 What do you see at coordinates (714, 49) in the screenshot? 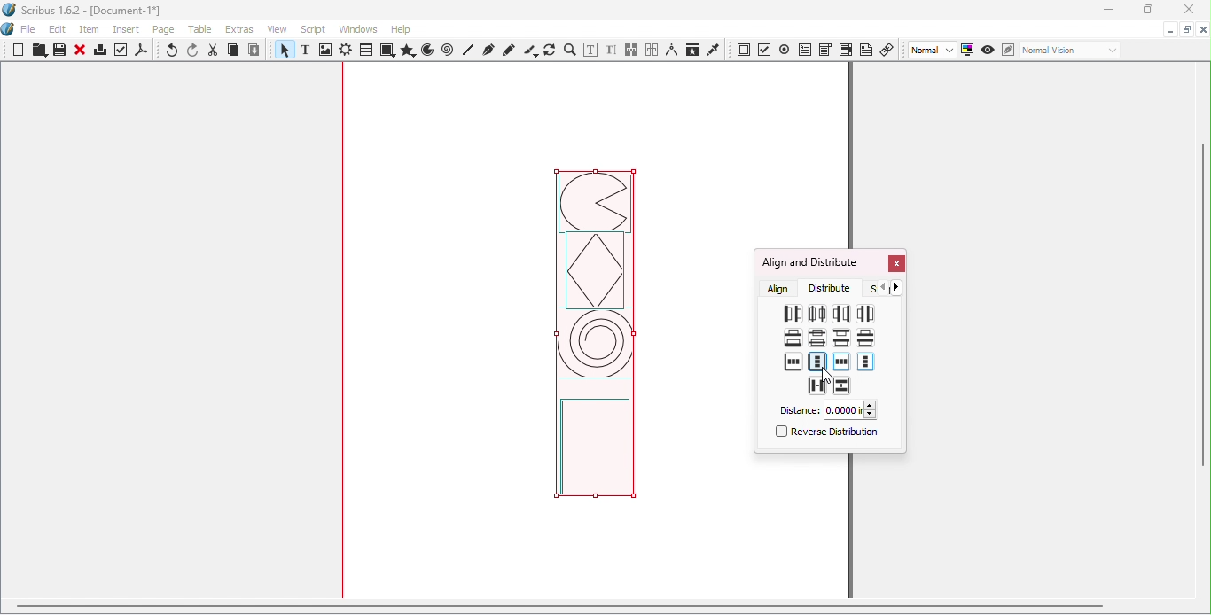
I see `Eye dropper` at bounding box center [714, 49].